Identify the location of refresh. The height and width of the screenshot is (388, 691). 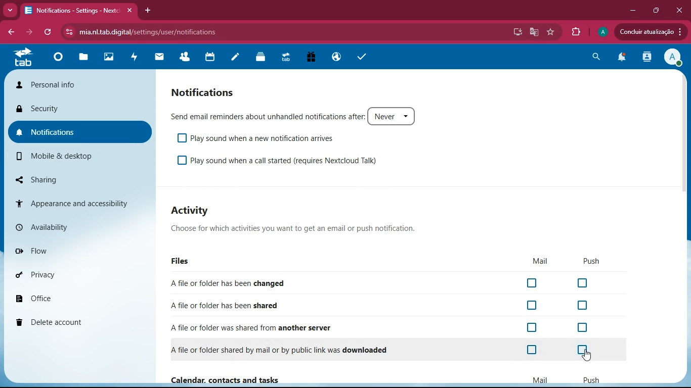
(50, 31).